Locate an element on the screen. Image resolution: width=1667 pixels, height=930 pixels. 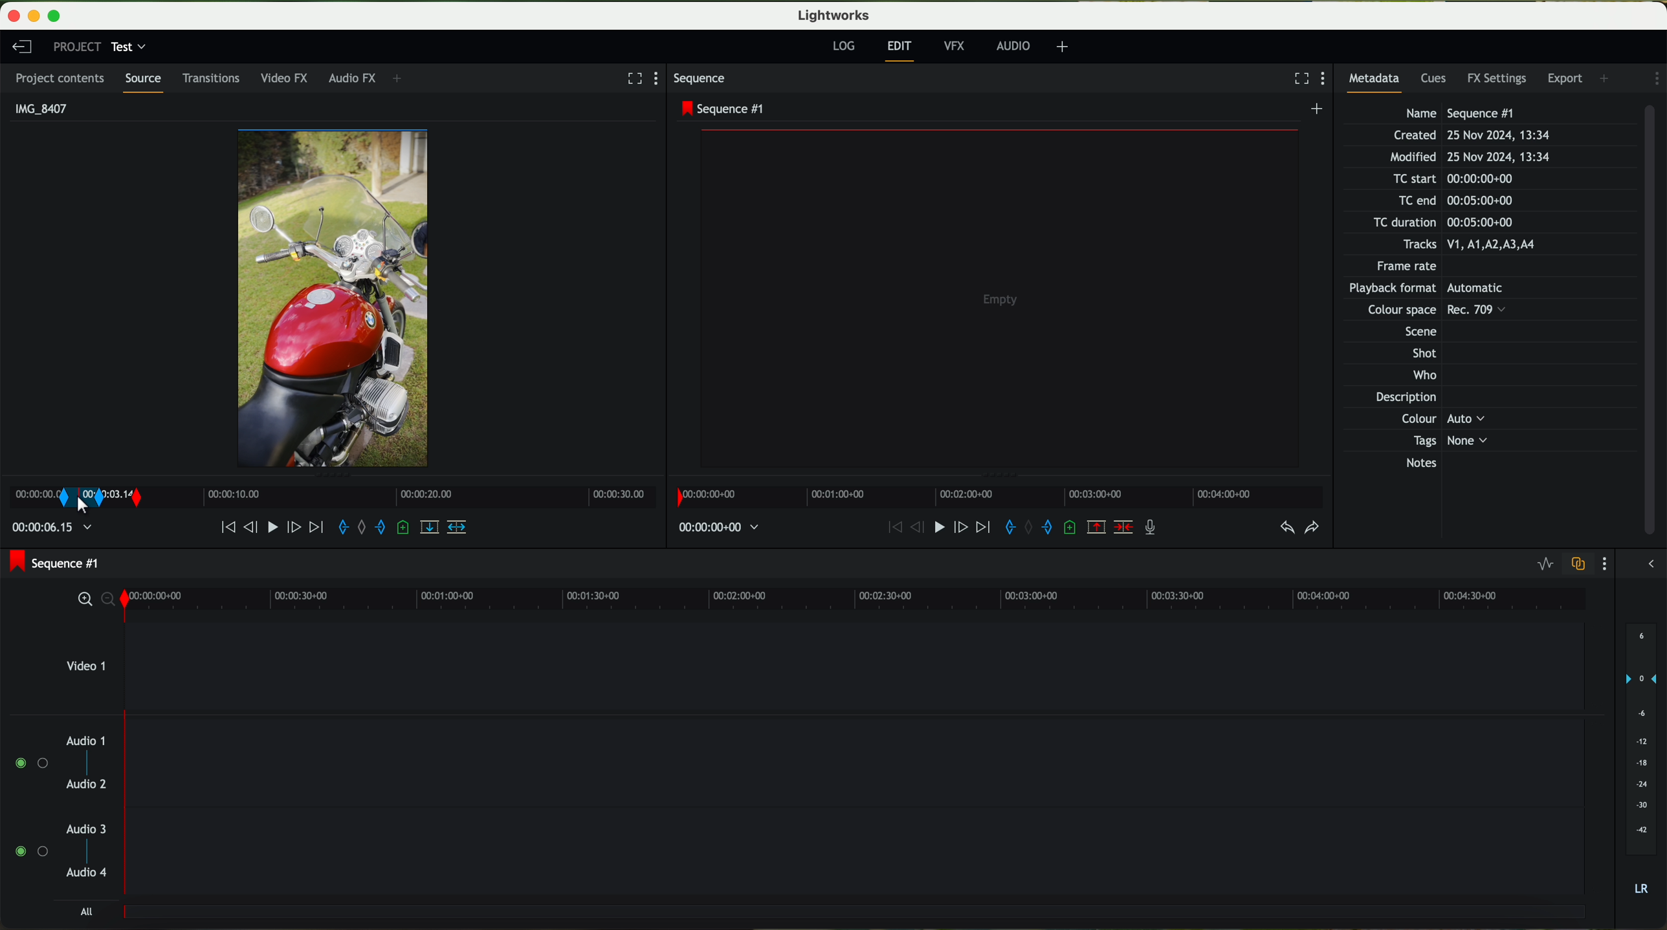
redo is located at coordinates (1312, 529).